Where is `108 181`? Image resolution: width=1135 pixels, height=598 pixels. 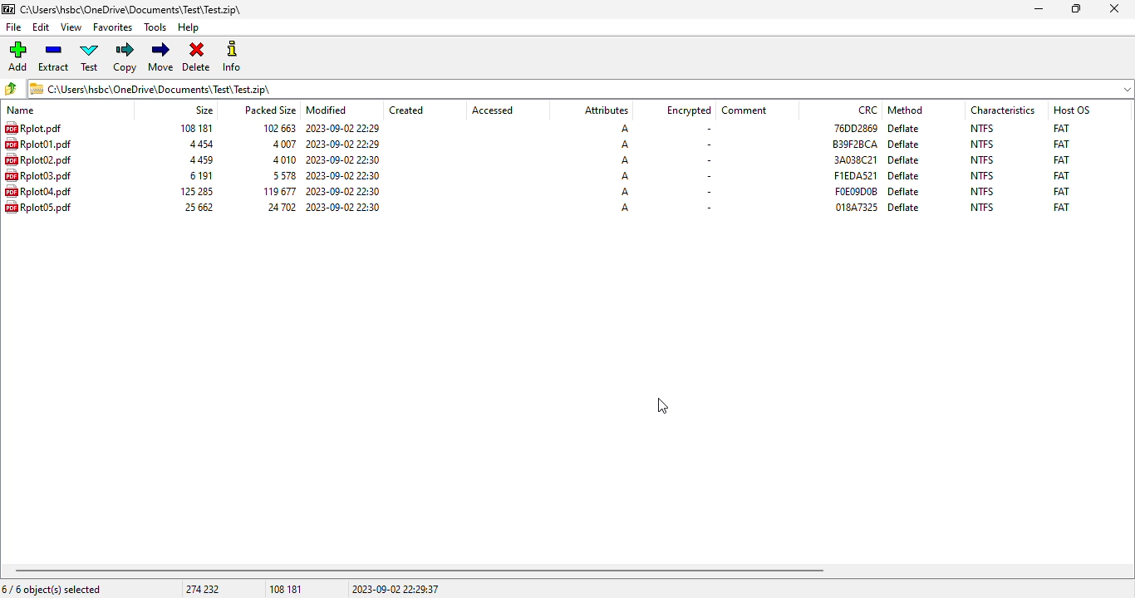 108 181 is located at coordinates (286, 590).